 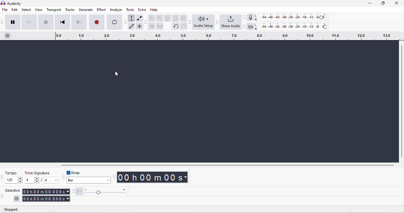 What do you see at coordinates (14, 195) in the screenshot?
I see `selection` at bounding box center [14, 195].